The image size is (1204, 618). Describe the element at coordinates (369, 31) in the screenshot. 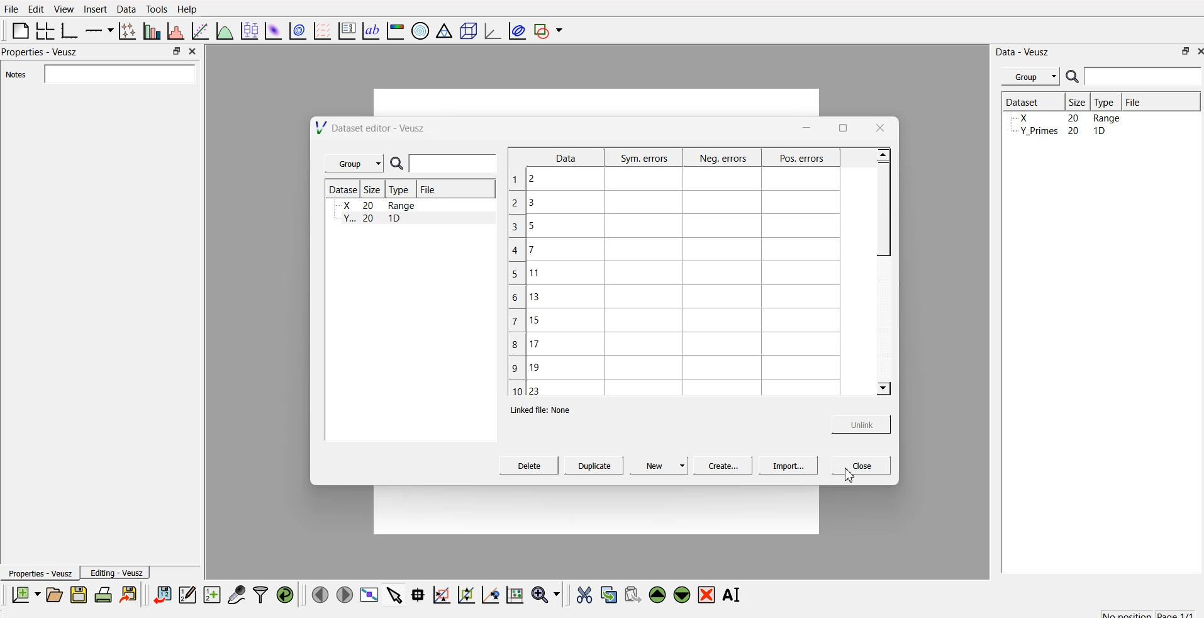

I see `text label` at that location.